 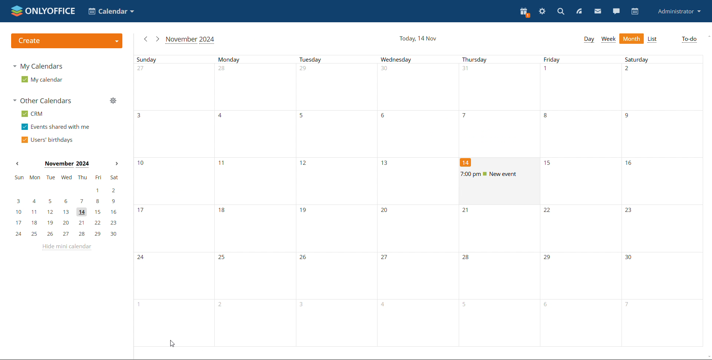 What do you see at coordinates (468, 259) in the screenshot?
I see `number` at bounding box center [468, 259].